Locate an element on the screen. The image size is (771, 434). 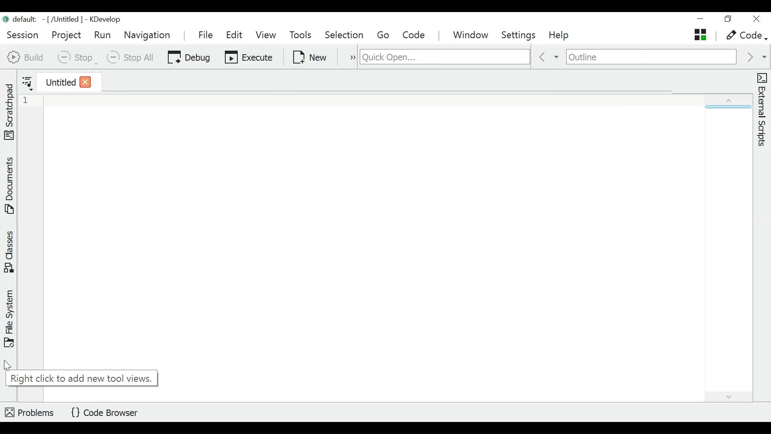
Code is located at coordinates (416, 35).